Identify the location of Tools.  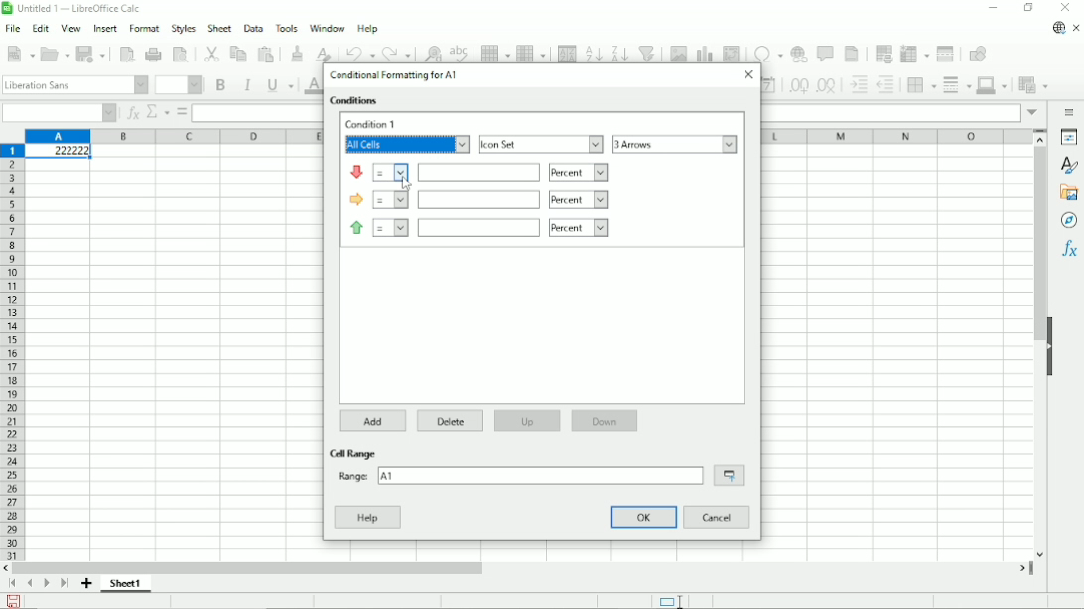
(285, 27).